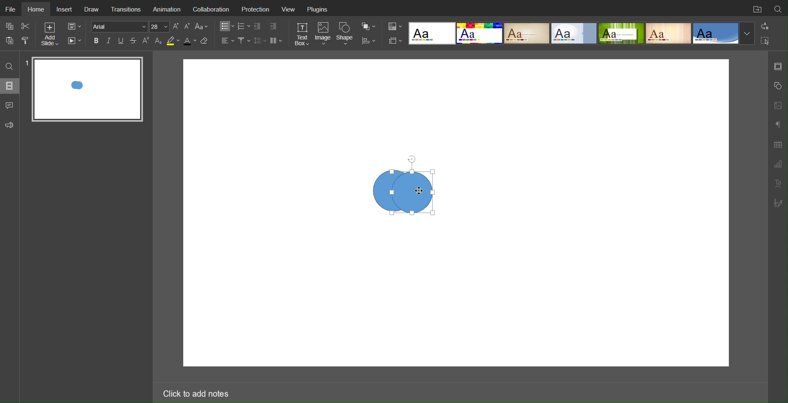  Describe the element at coordinates (291, 11) in the screenshot. I see `View` at that location.